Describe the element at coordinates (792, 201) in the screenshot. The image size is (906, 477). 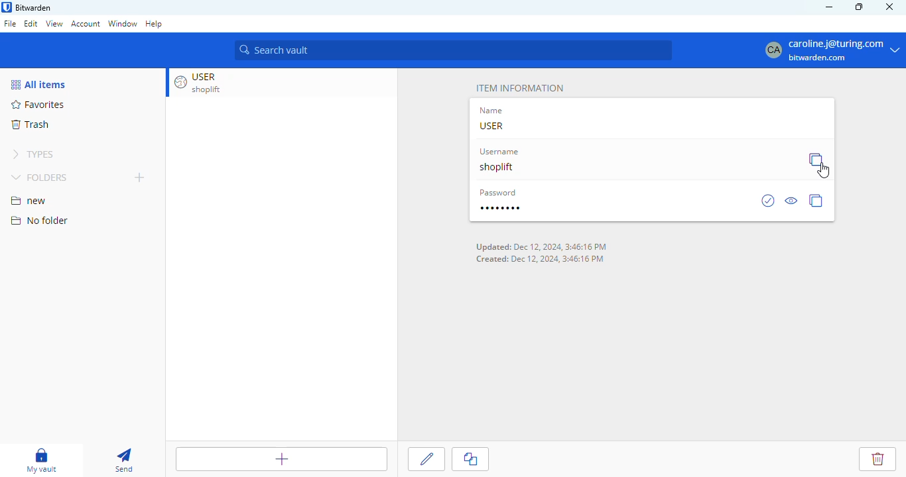
I see `toggle visibility` at that location.